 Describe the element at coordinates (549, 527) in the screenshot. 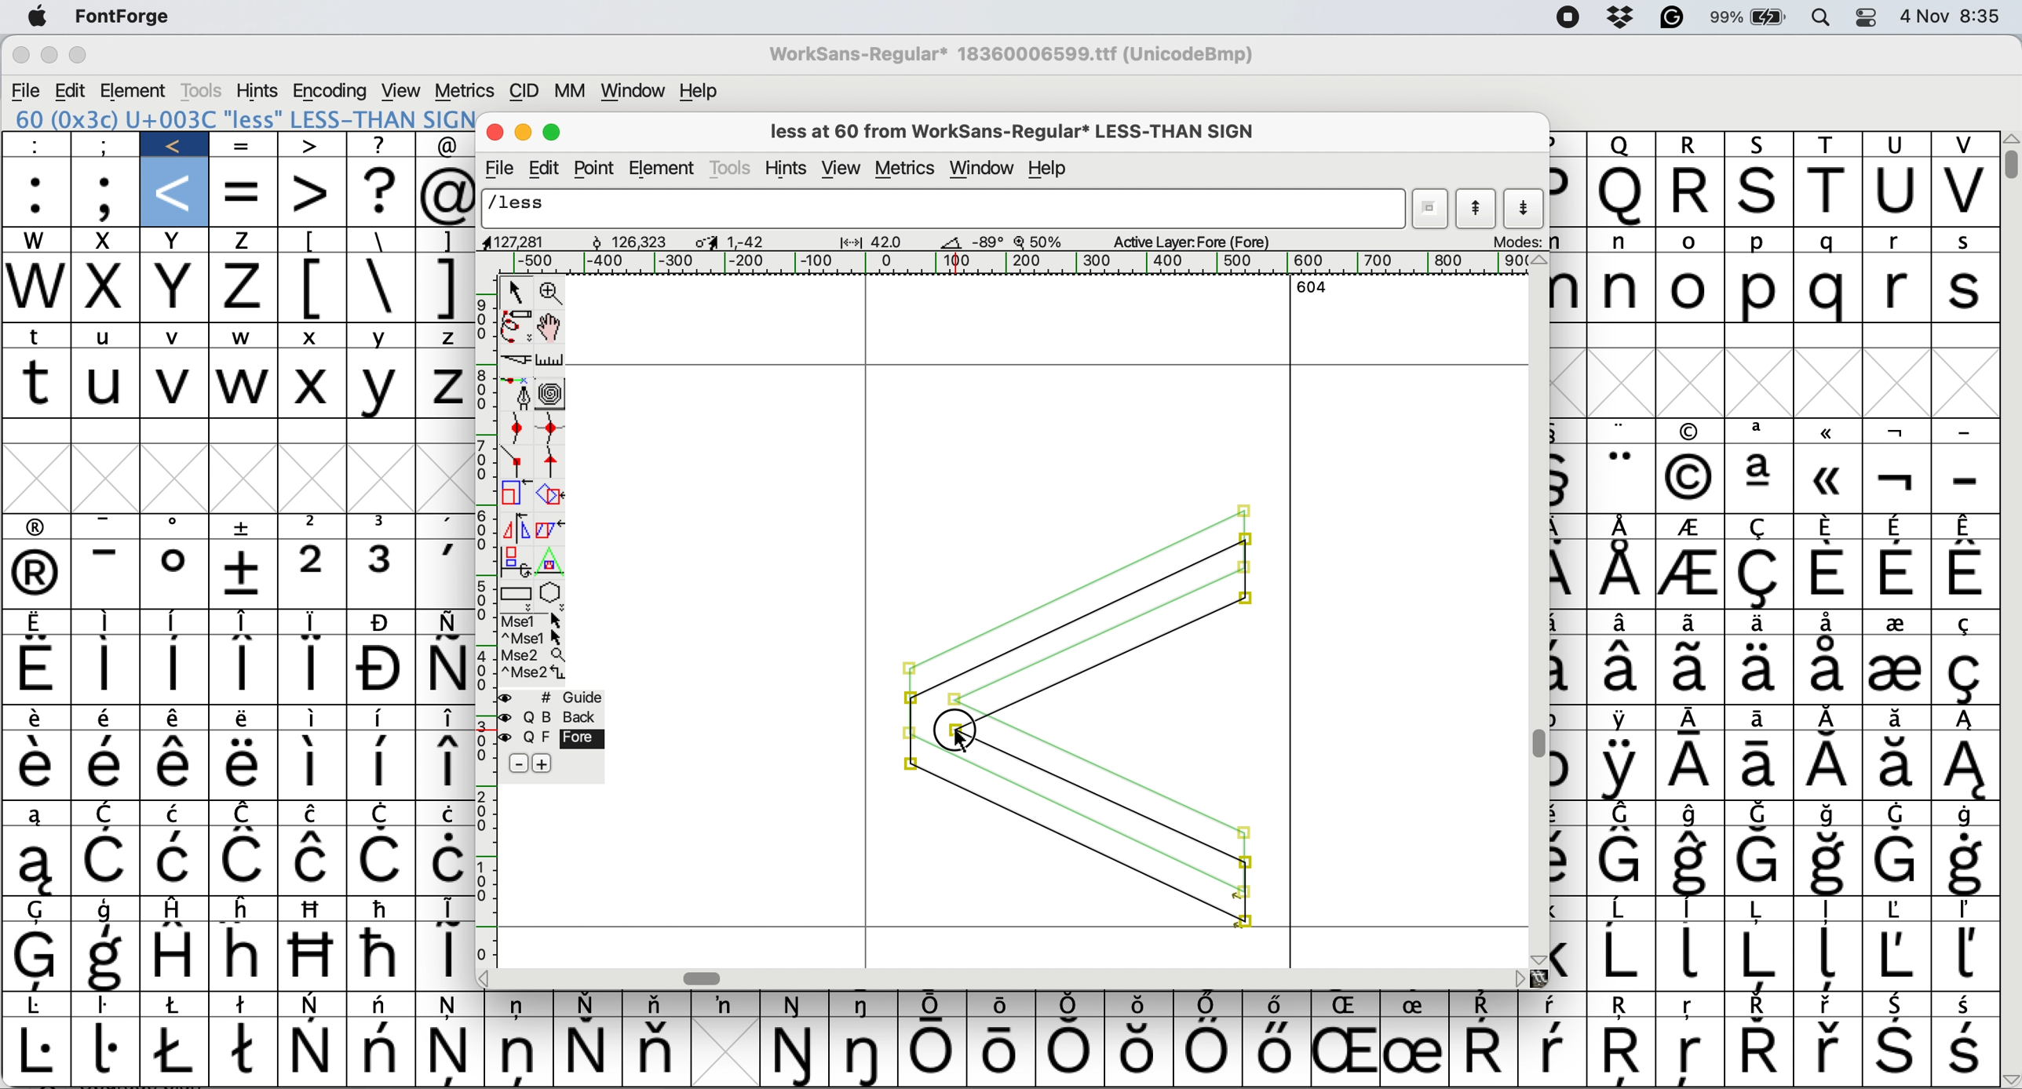

I see `skew the selection` at that location.